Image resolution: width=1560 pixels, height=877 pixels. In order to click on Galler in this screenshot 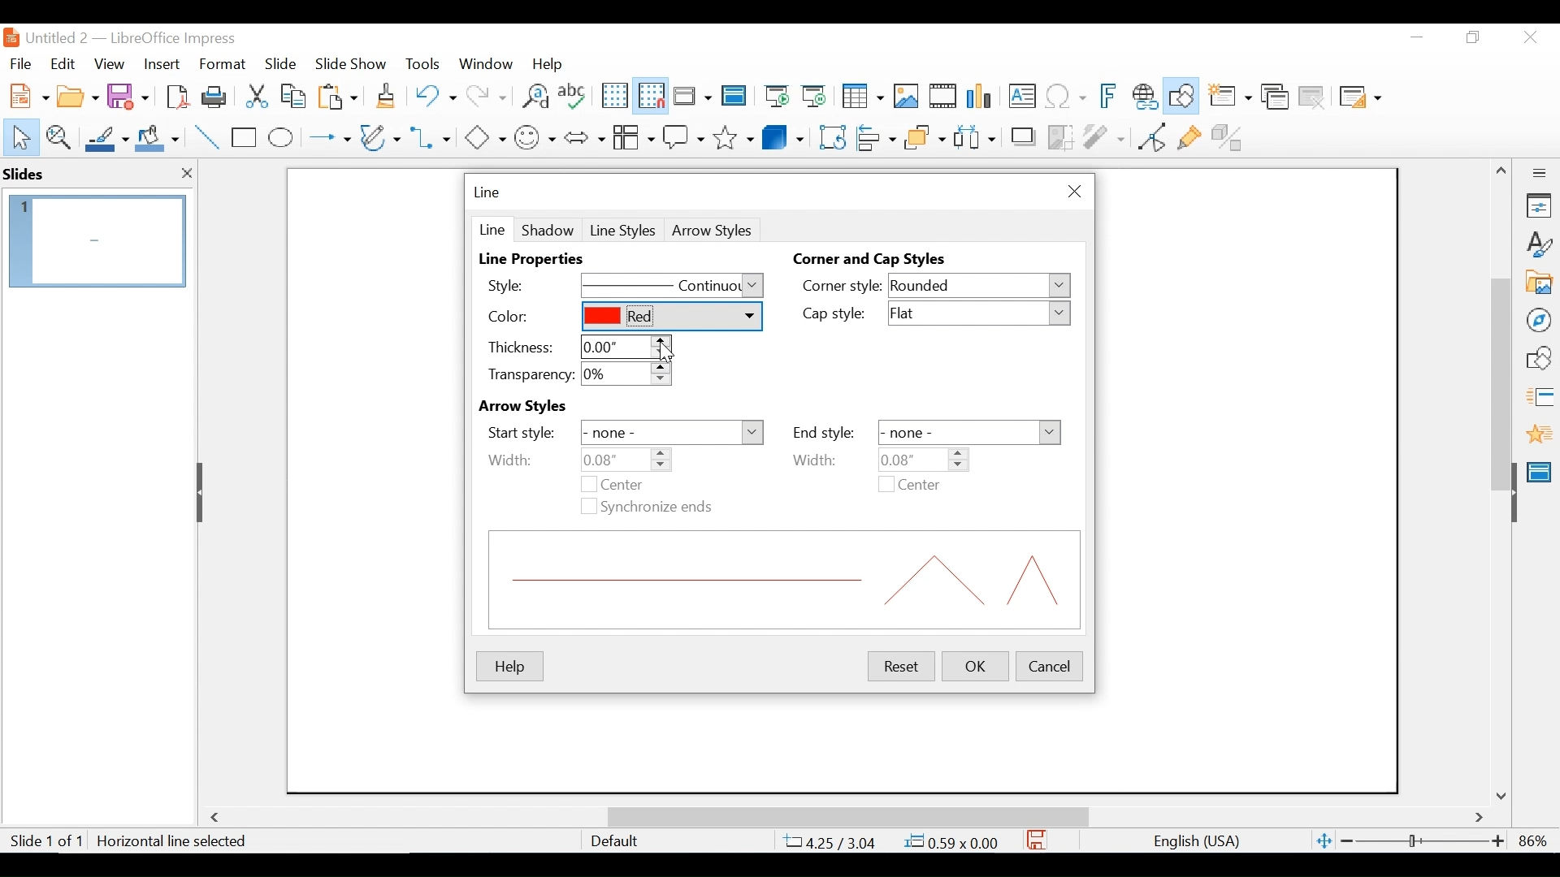, I will do `click(1538, 283)`.